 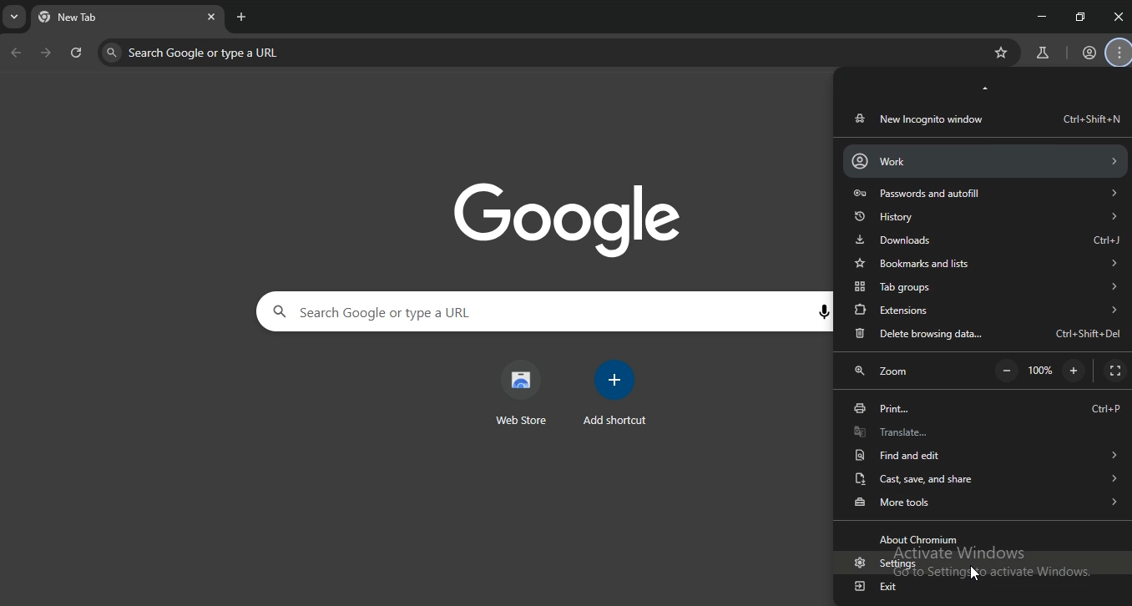 What do you see at coordinates (522, 393) in the screenshot?
I see `web store` at bounding box center [522, 393].